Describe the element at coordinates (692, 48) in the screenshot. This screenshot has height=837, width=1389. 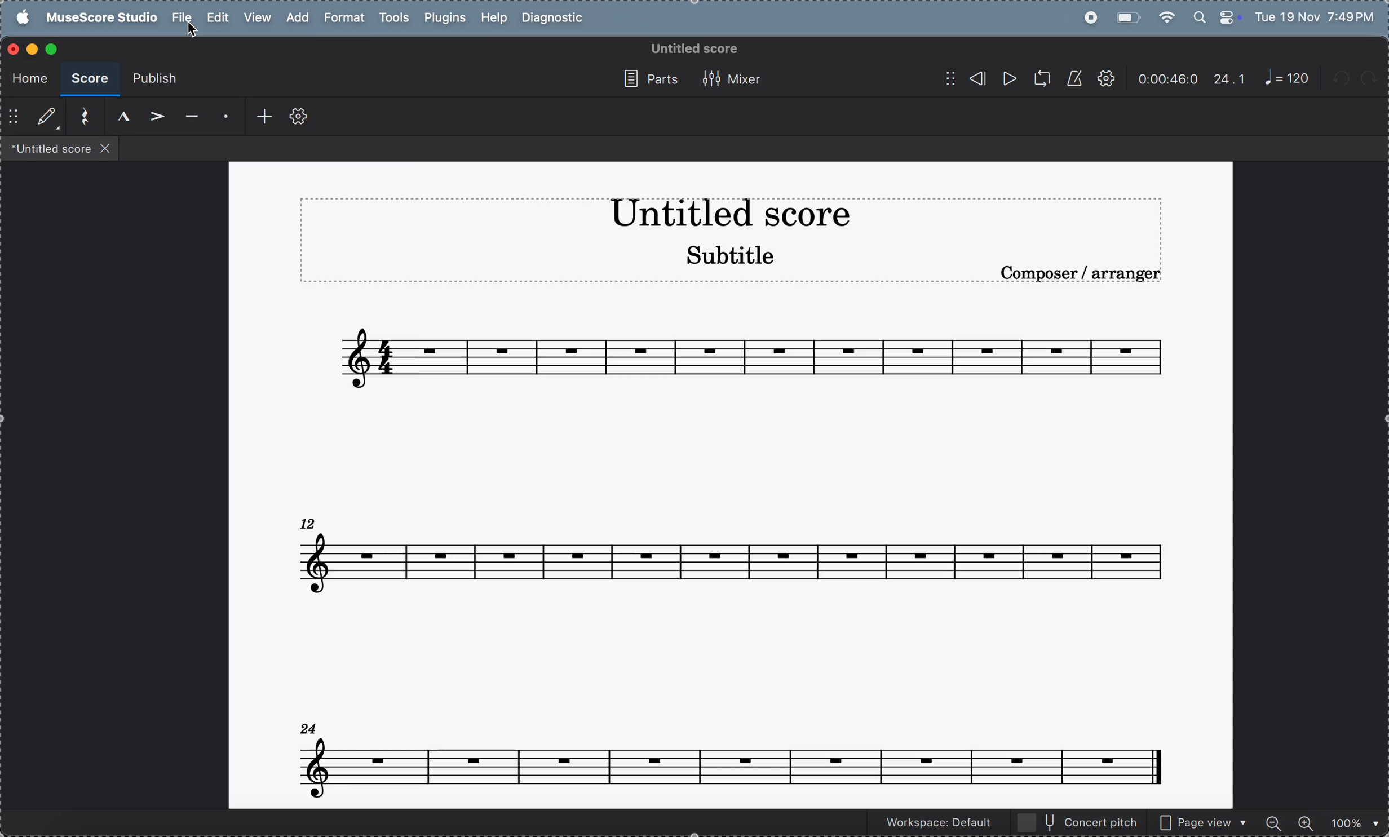
I see `untitled score` at that location.